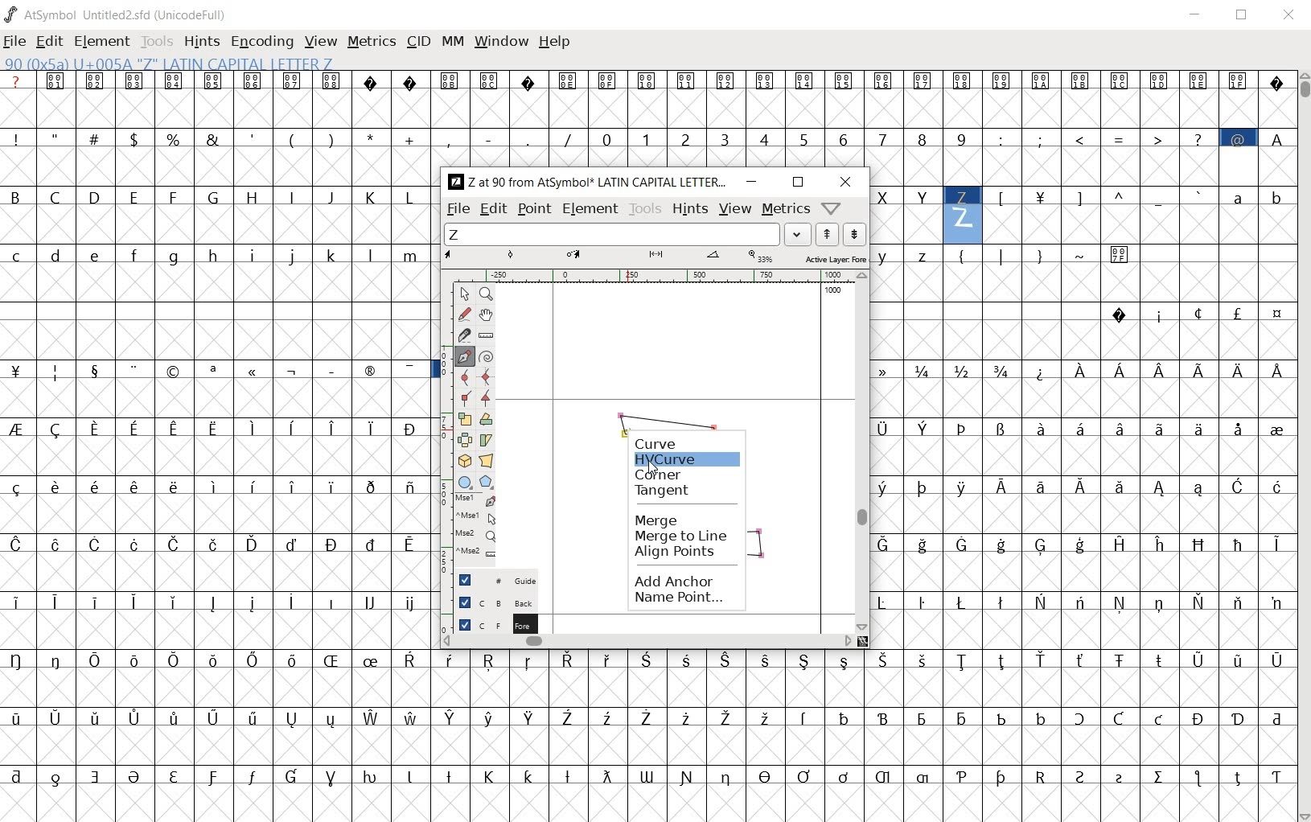 This screenshot has height=822, width=1311. Describe the element at coordinates (648, 643) in the screenshot. I see `scrollbar` at that location.